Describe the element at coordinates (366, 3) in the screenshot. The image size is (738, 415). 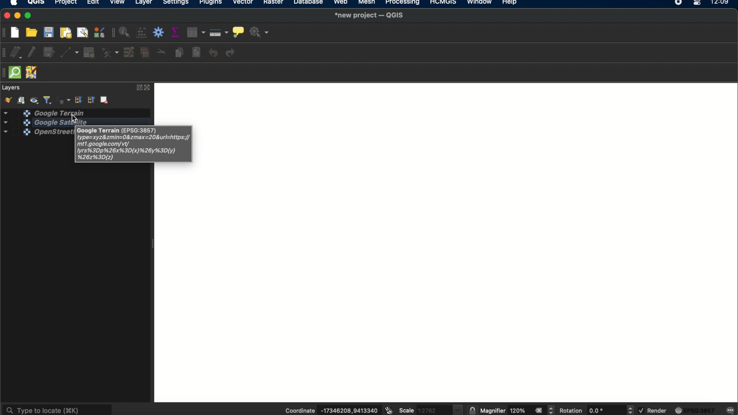
I see `mesh` at that location.